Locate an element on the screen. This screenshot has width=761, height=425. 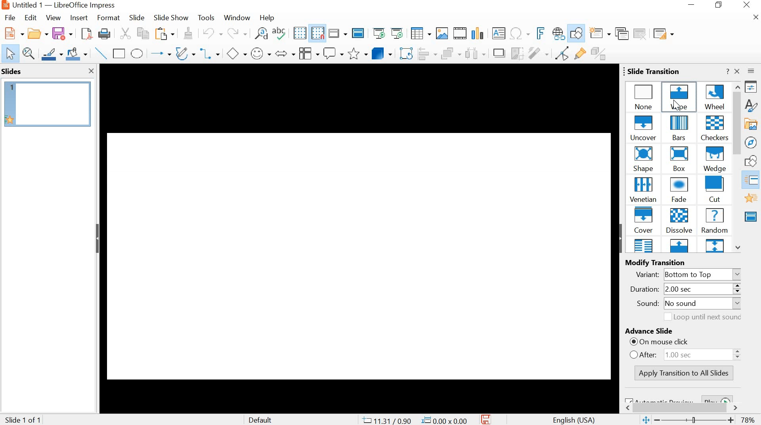
Insert frontwork text is located at coordinates (538, 33).